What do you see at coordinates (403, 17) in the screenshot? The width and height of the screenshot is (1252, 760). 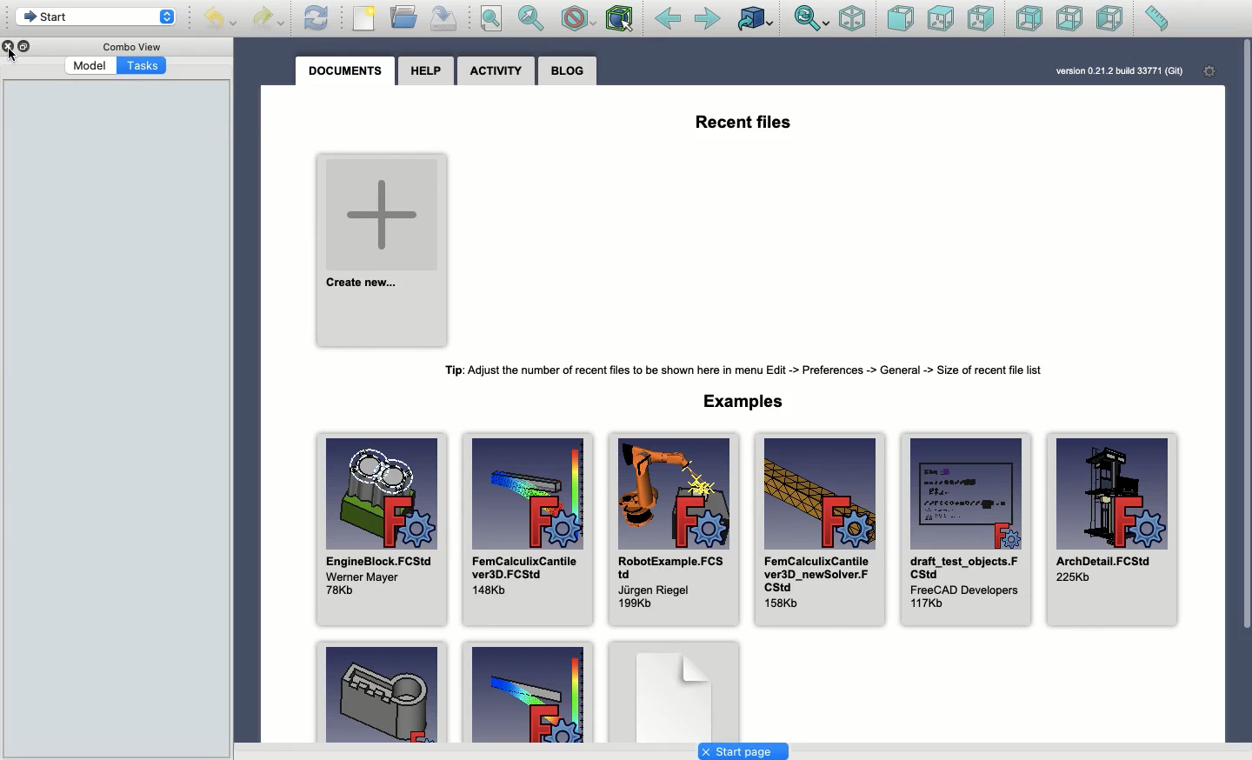 I see `Open` at bounding box center [403, 17].